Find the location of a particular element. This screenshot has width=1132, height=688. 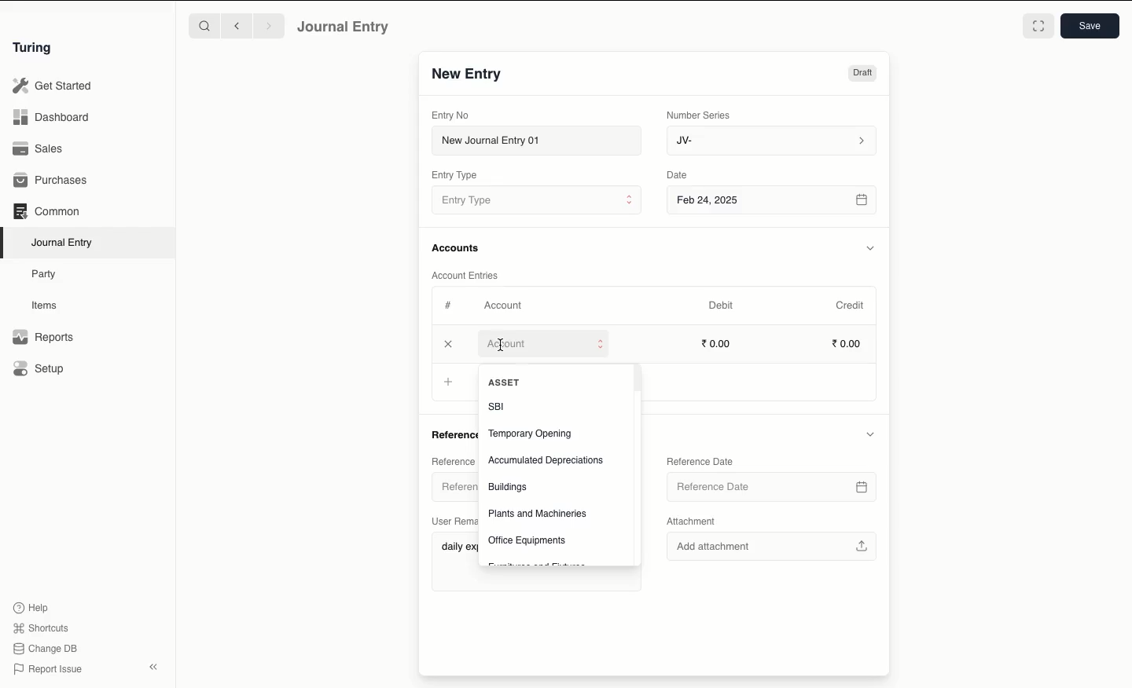

Toggle between form and full width is located at coordinates (1038, 26).